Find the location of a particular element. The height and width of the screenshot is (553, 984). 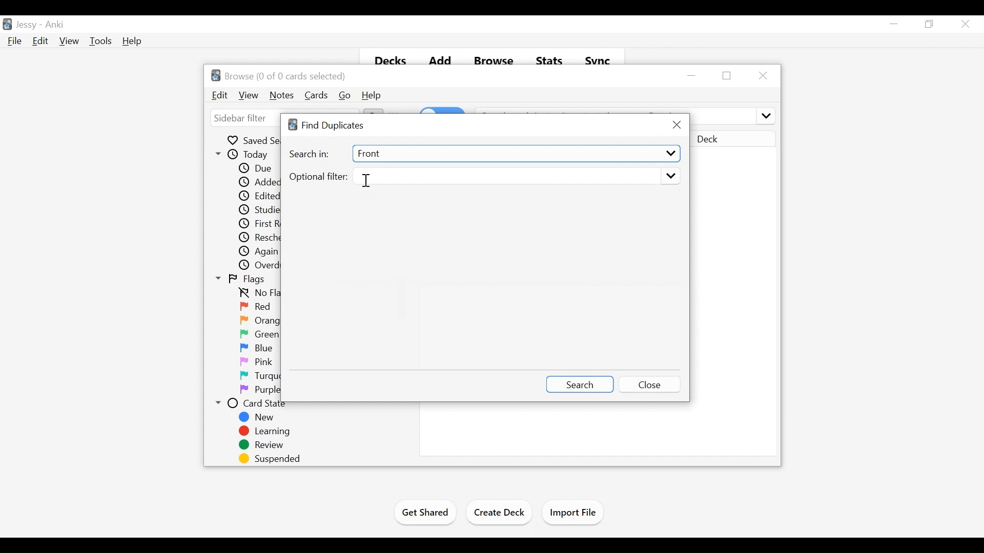

Anki is located at coordinates (55, 26).